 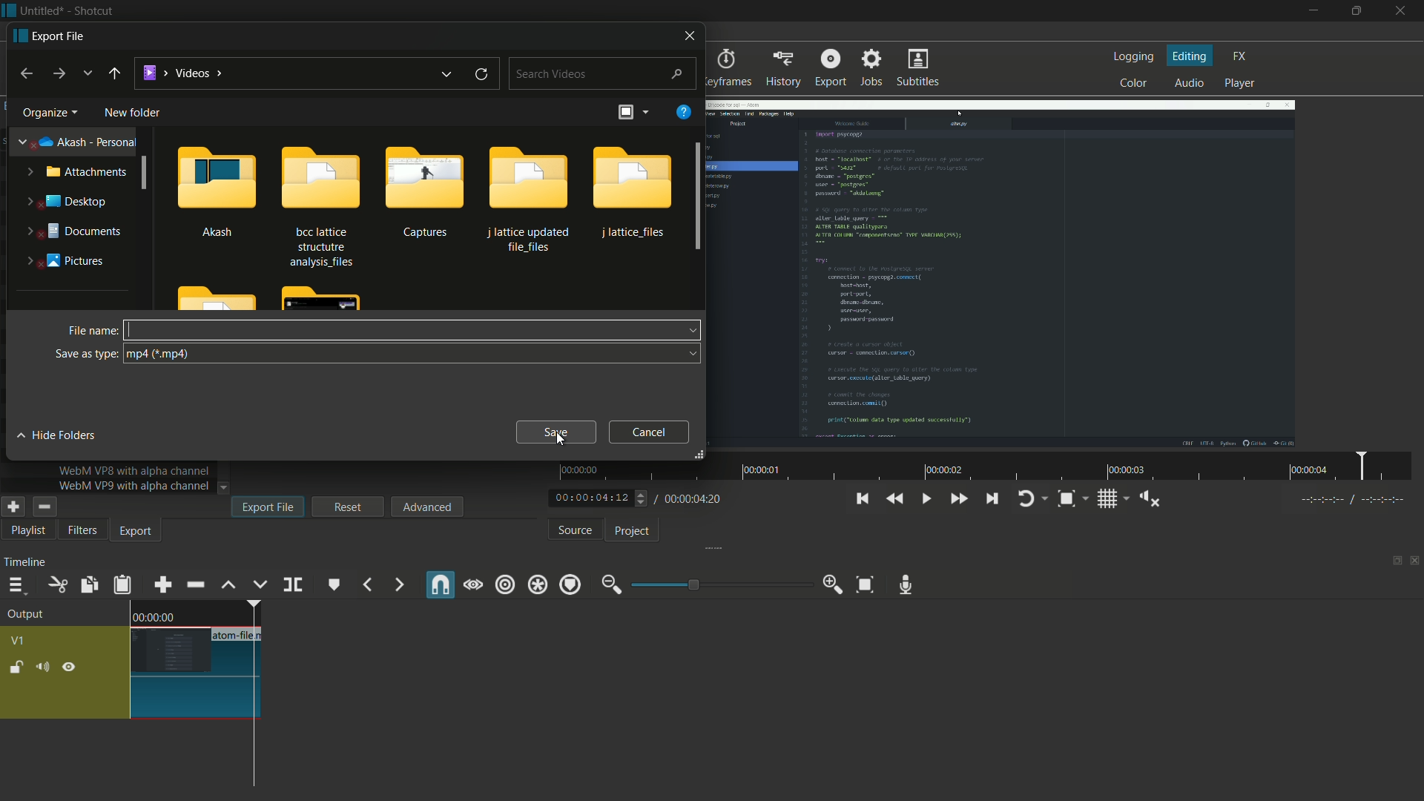 I want to click on filters, so click(x=82, y=531).